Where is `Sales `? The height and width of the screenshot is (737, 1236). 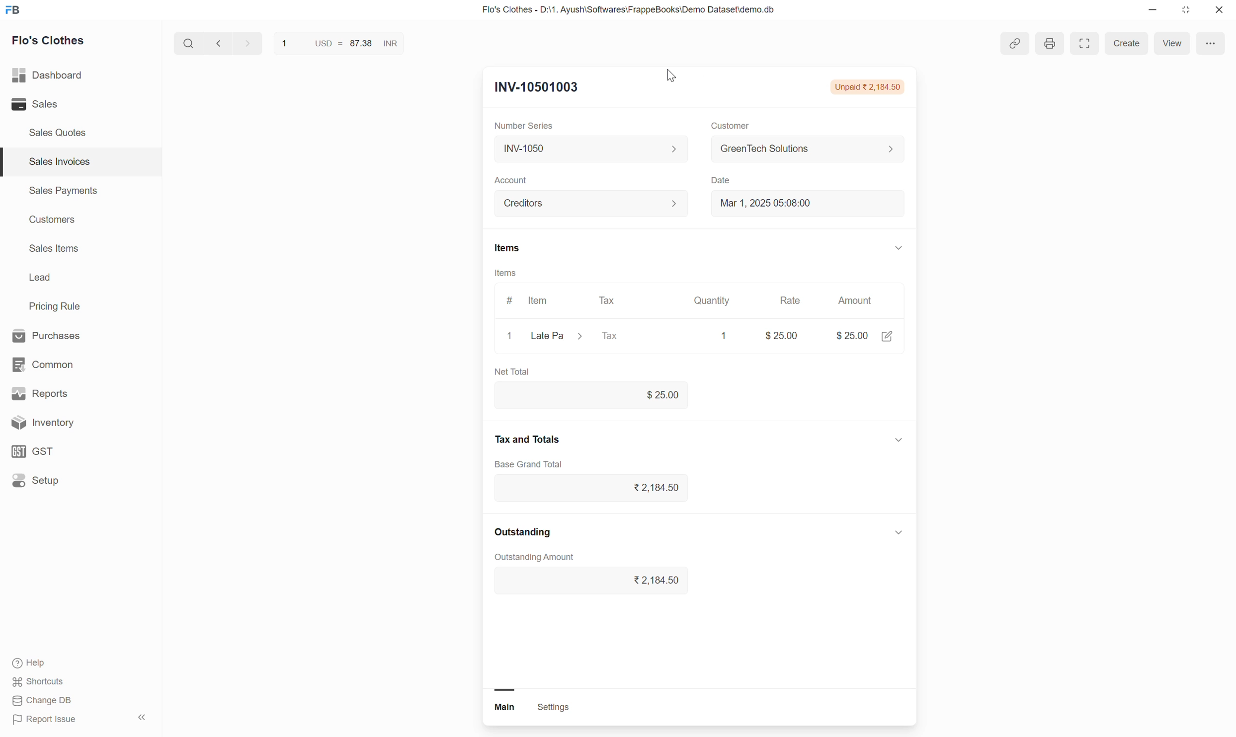
Sales  is located at coordinates (56, 105).